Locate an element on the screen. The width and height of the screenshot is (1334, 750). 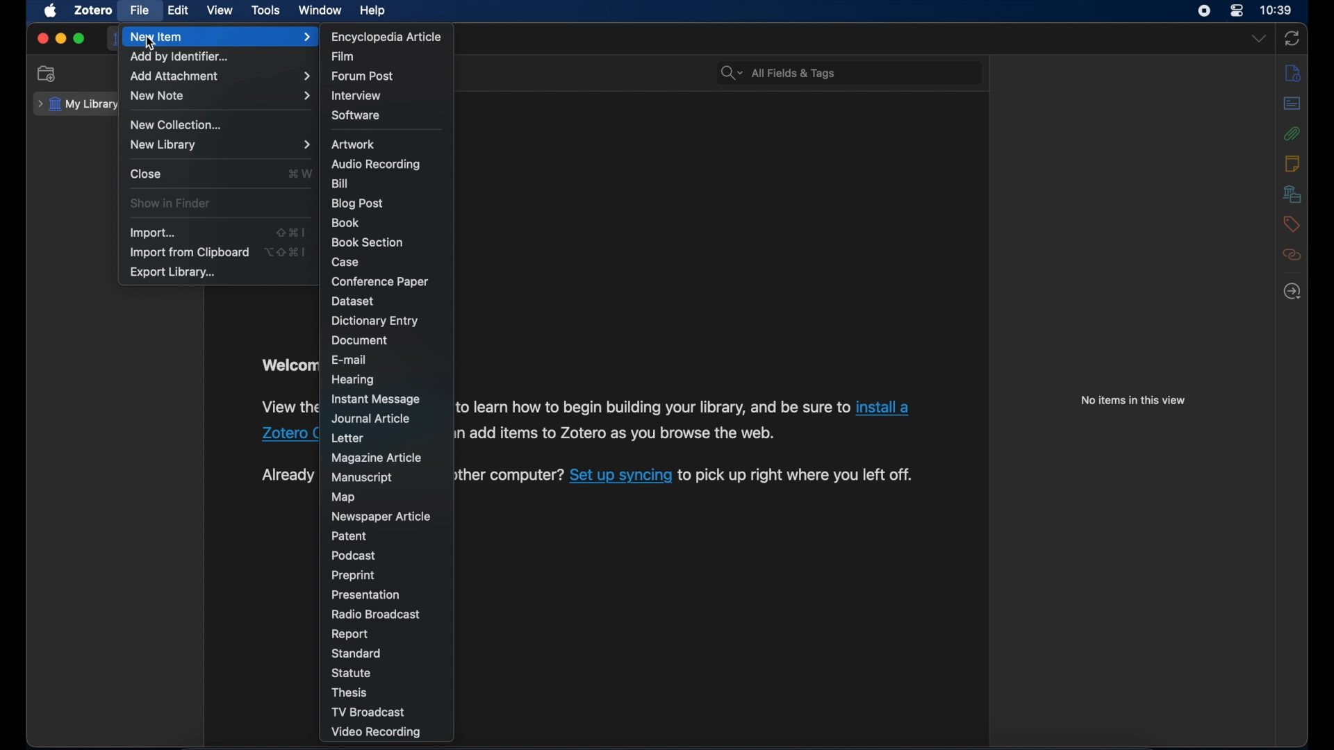
document is located at coordinates (359, 341).